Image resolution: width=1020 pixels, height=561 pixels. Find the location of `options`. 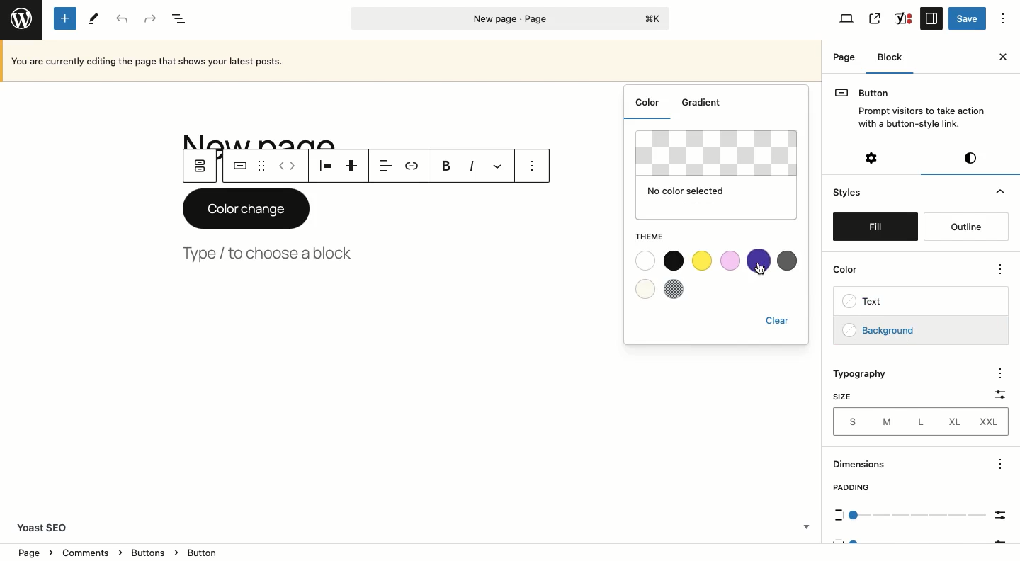

options is located at coordinates (999, 465).